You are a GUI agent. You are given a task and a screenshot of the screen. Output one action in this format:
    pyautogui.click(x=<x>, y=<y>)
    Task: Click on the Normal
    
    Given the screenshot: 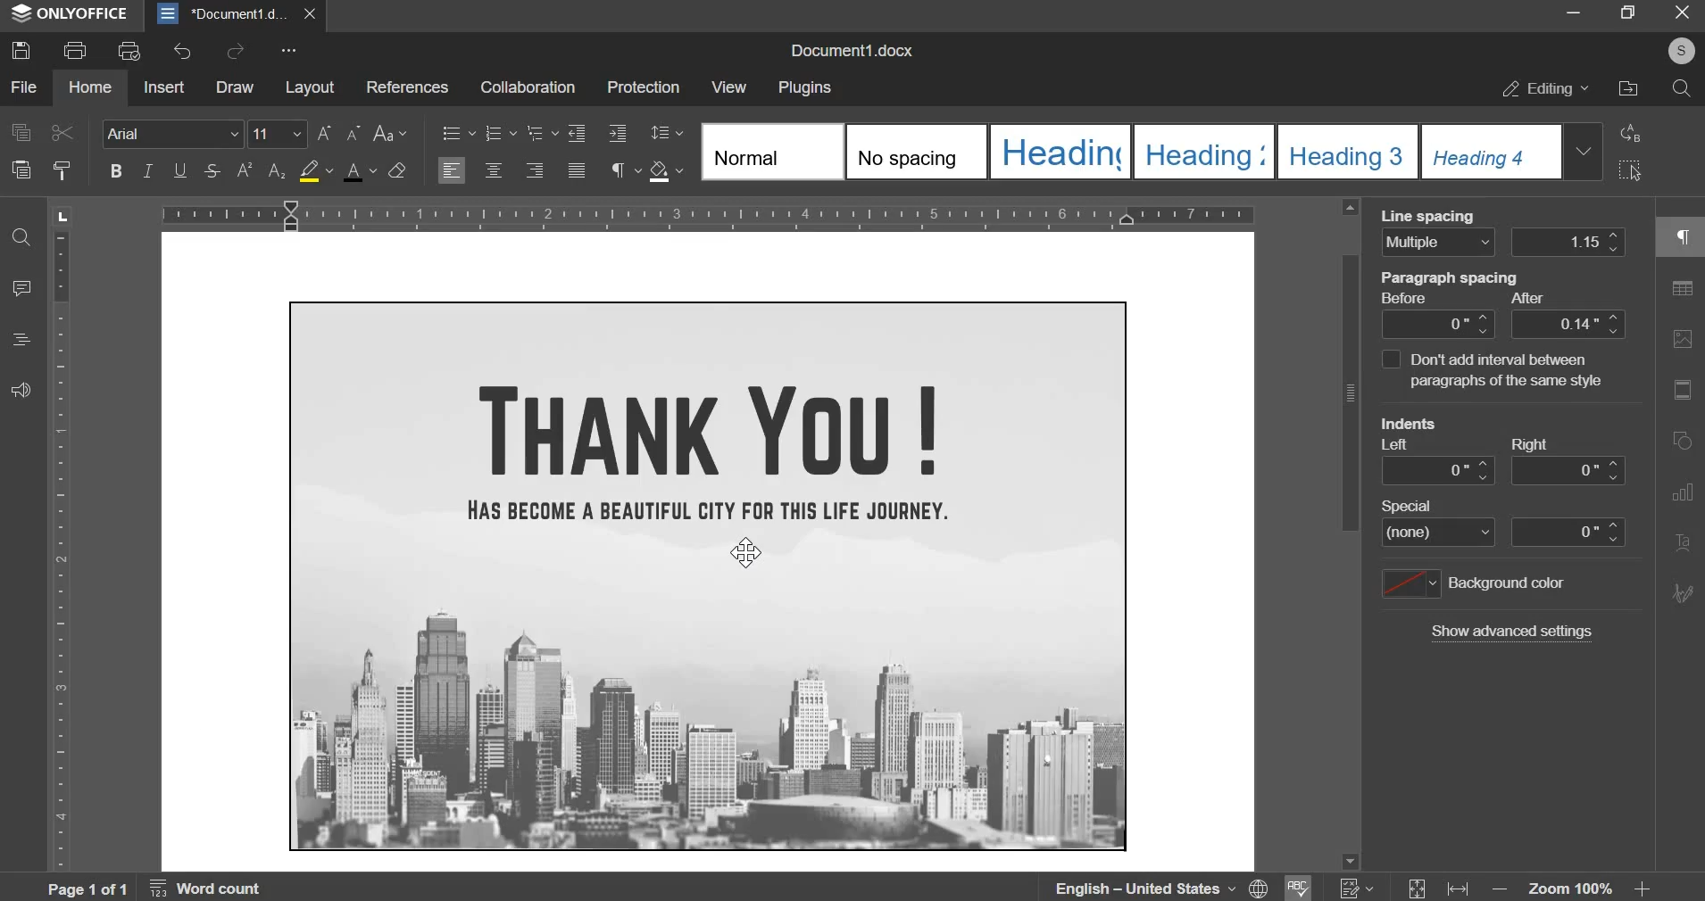 What is the action you would take?
    pyautogui.click(x=769, y=153)
    